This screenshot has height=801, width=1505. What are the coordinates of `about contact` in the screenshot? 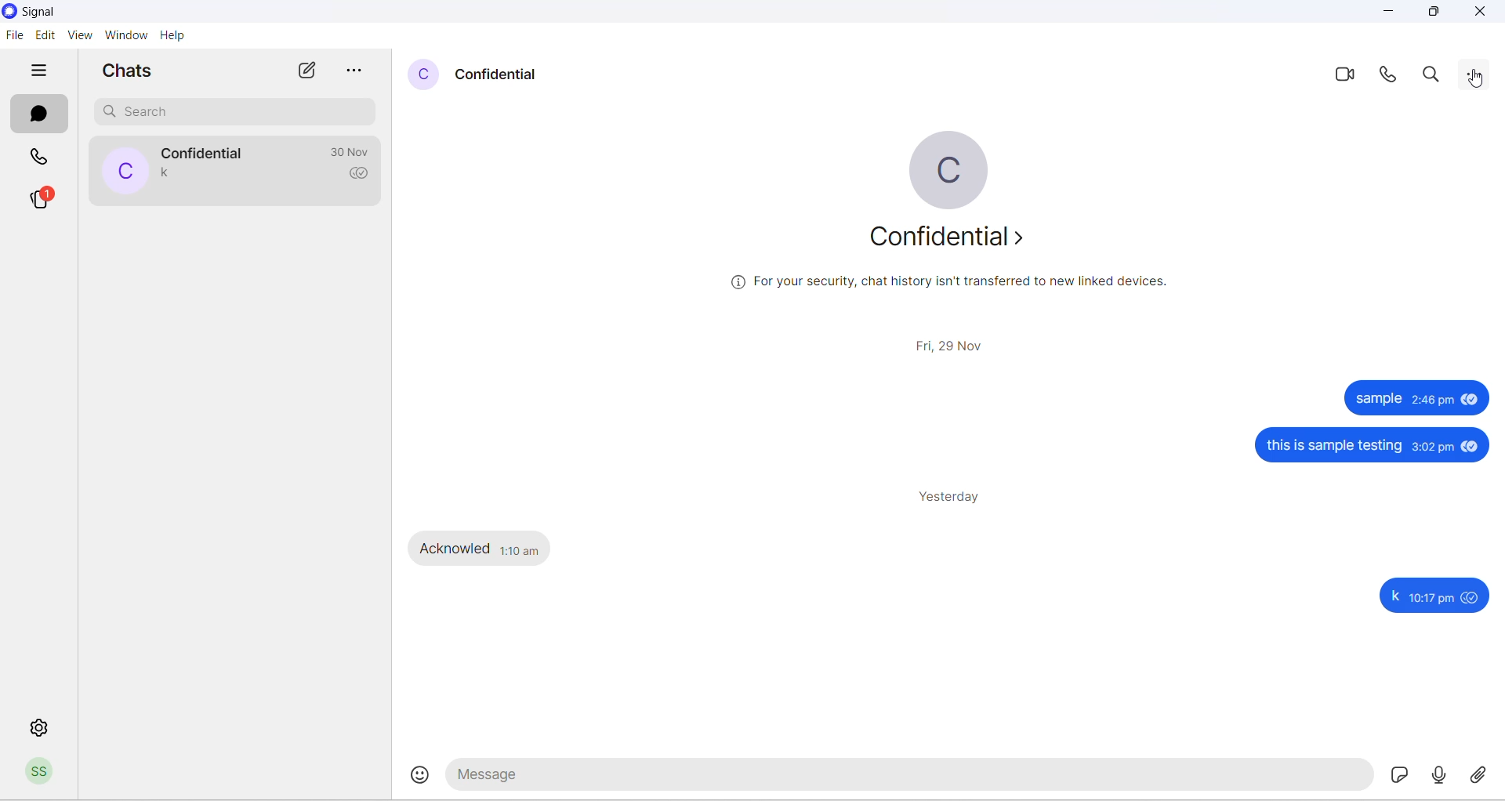 It's located at (946, 243).